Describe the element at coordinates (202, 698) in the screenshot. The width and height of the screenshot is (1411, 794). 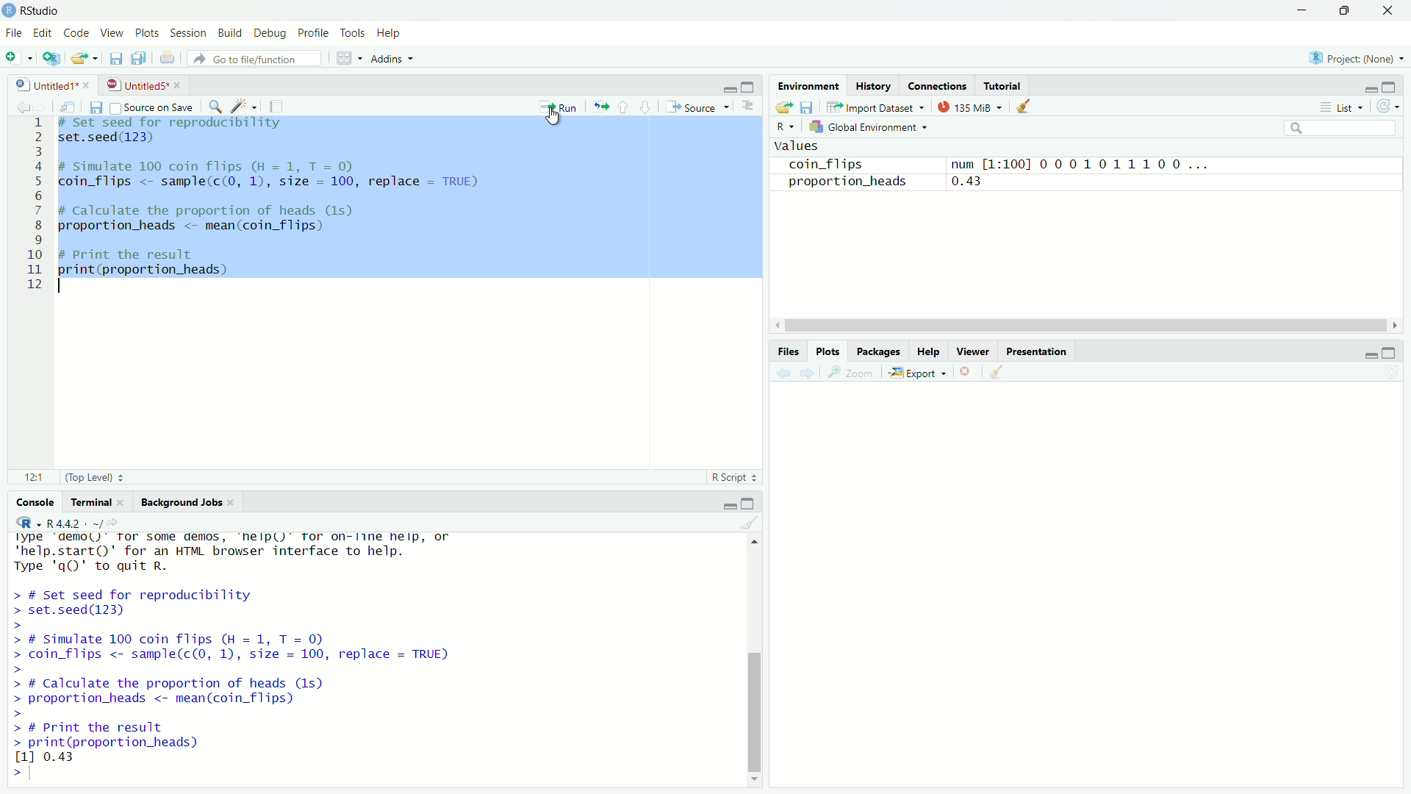
I see `> # Calculate the proportion of heads (1s)
> proportion_heads <- mean(coin_flips)` at that location.